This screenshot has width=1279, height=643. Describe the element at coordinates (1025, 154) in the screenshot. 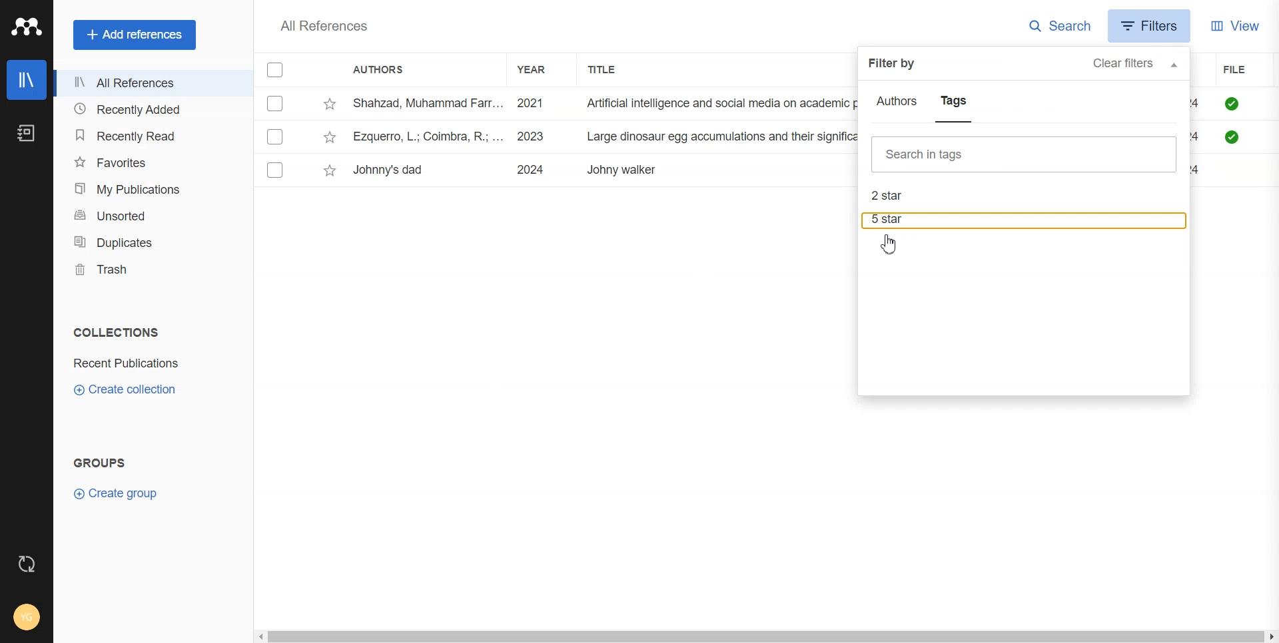

I see `Search Bar` at that location.